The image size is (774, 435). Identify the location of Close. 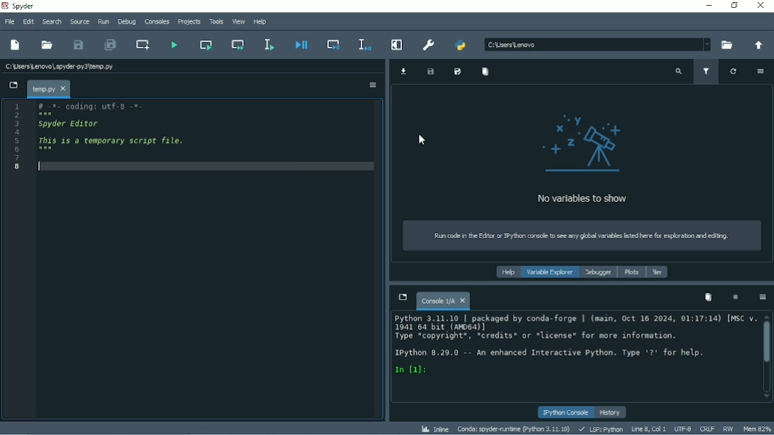
(761, 6).